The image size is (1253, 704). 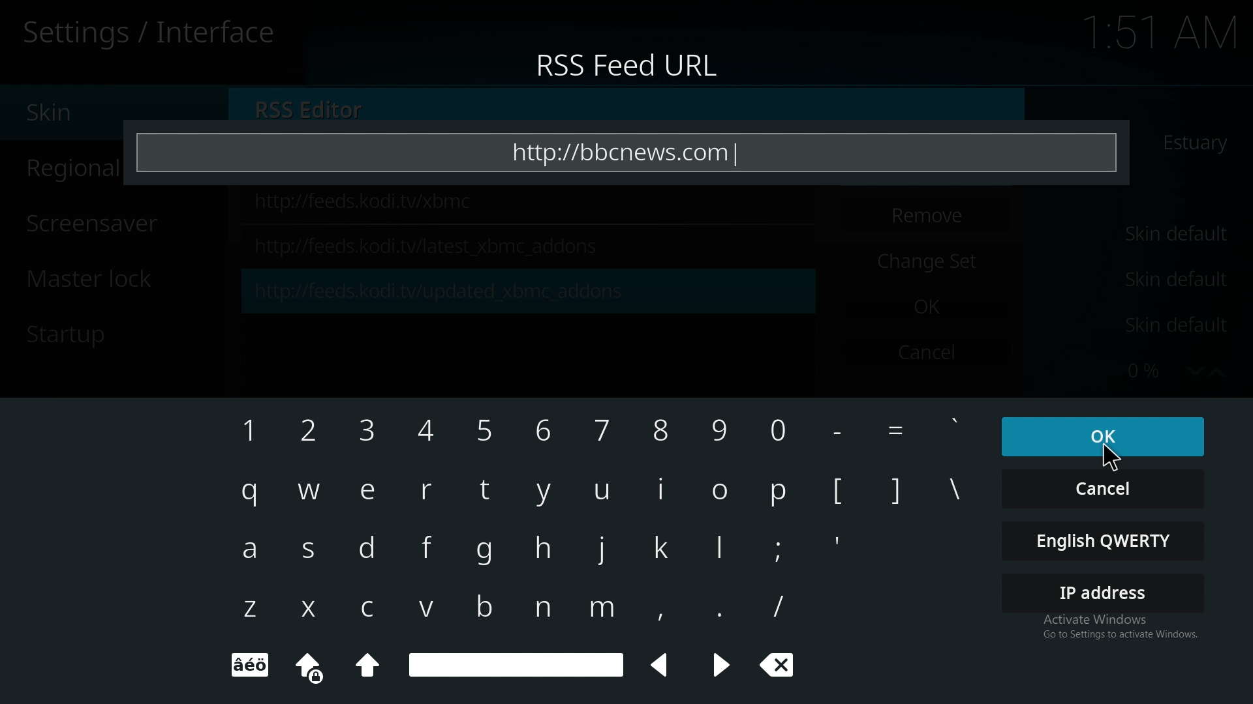 What do you see at coordinates (319, 671) in the screenshot?
I see `keyboard Input` at bounding box center [319, 671].